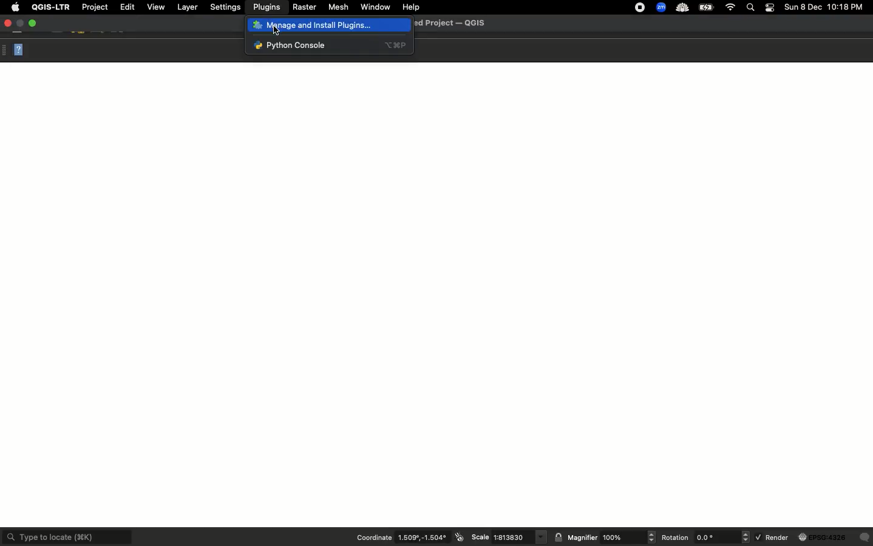 The height and width of the screenshot is (546, 873). I want to click on Manage and install plugins, so click(333, 24).